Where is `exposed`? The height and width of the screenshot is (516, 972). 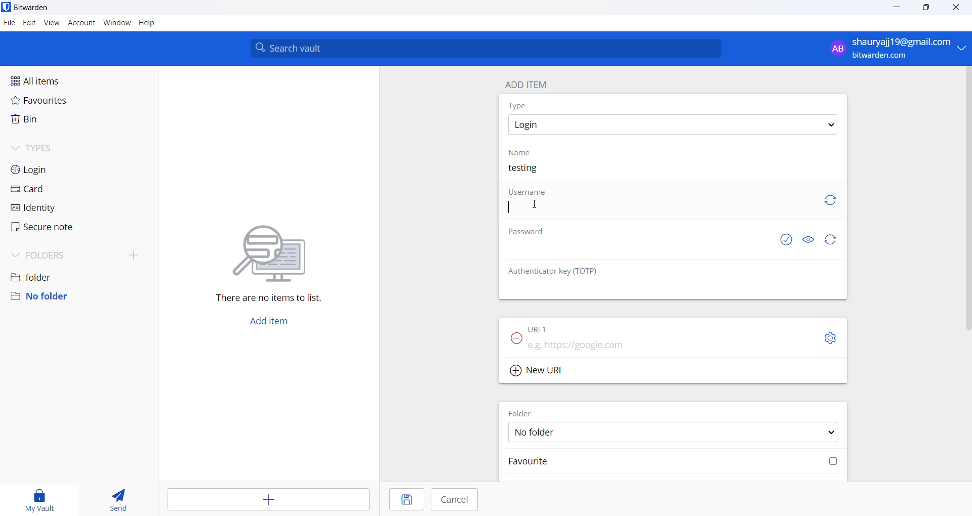
exposed is located at coordinates (786, 238).